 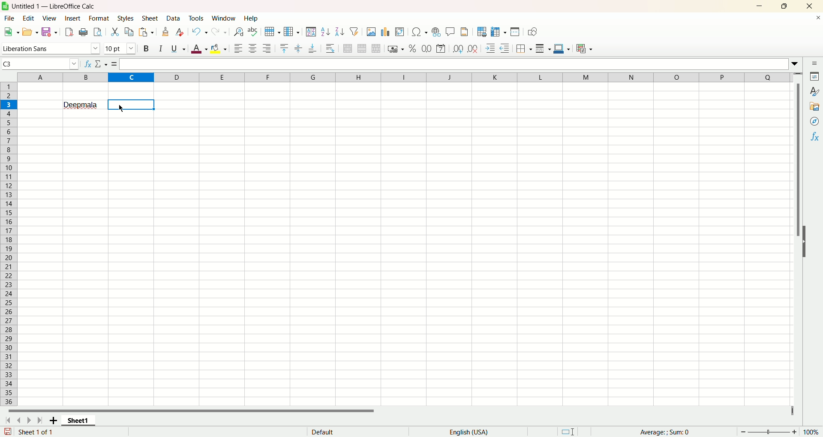 What do you see at coordinates (88, 64) in the screenshot?
I see `function wizard` at bounding box center [88, 64].